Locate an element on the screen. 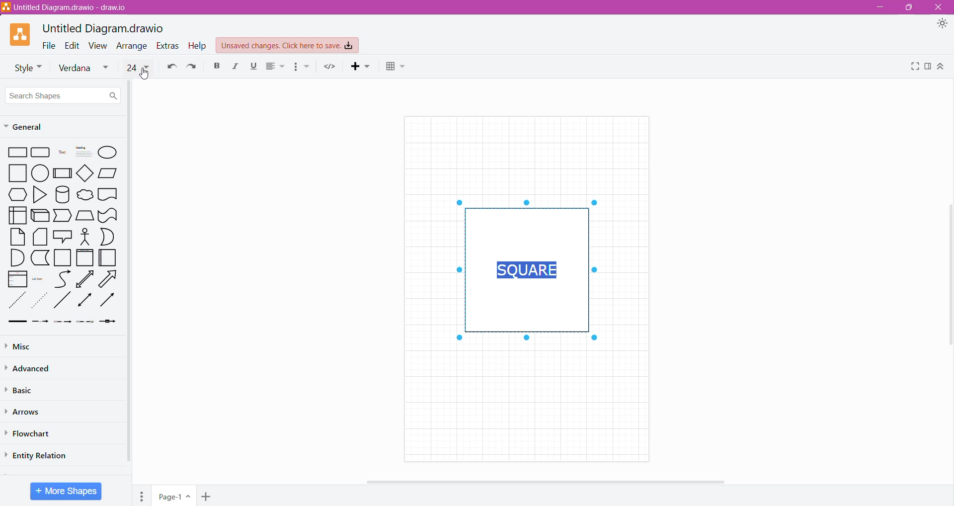 The height and width of the screenshot is (506, 954). wavy retangle is located at coordinates (109, 215).